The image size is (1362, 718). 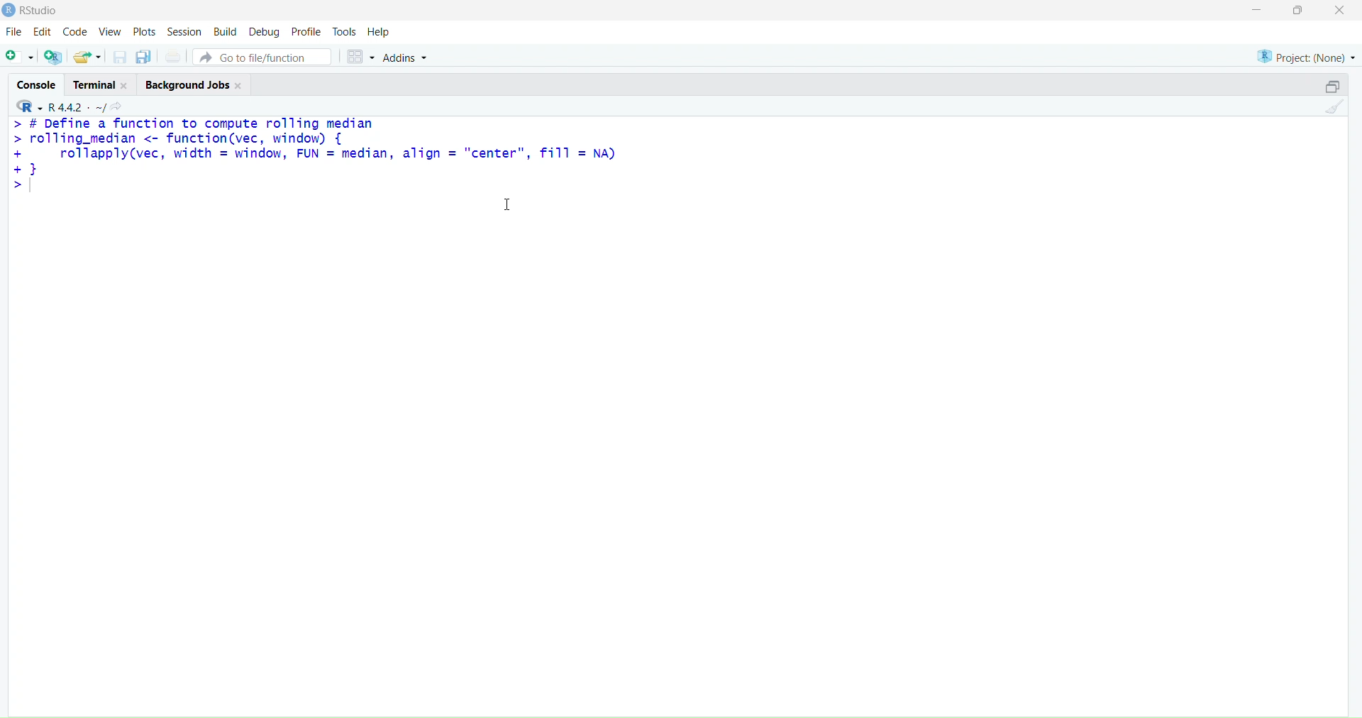 I want to click on build, so click(x=226, y=32).